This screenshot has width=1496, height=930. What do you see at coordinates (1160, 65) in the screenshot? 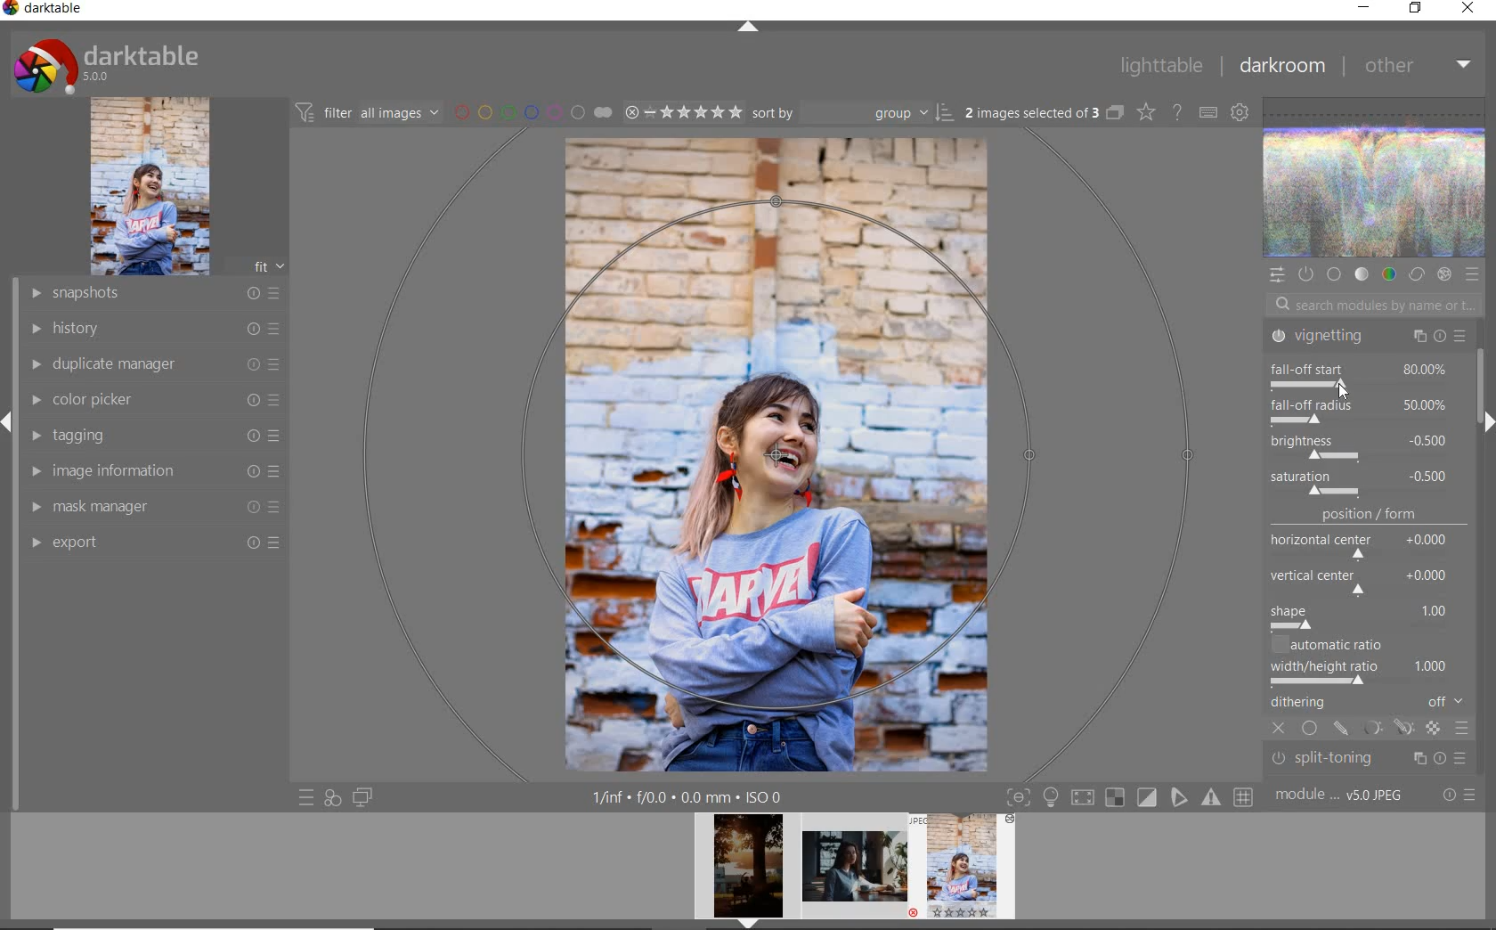
I see `LIGHTTABLE` at bounding box center [1160, 65].